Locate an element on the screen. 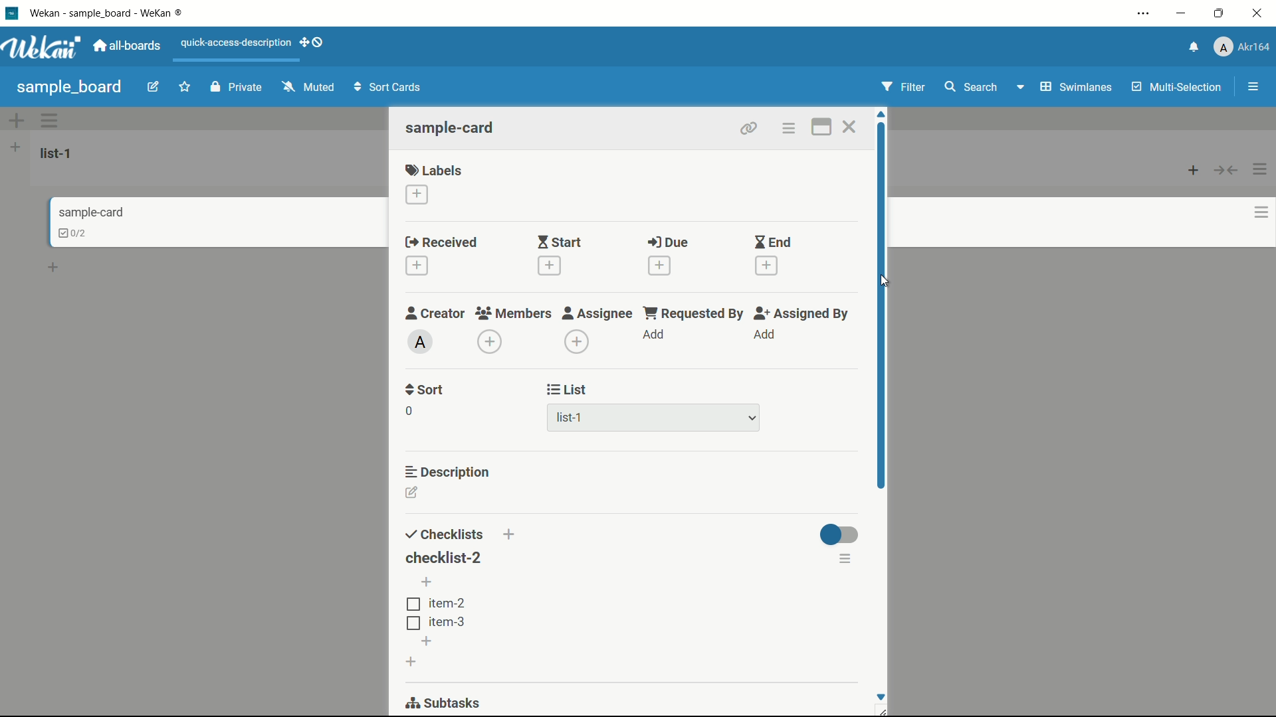 This screenshot has height=717, width=1276. add item is located at coordinates (426, 583).